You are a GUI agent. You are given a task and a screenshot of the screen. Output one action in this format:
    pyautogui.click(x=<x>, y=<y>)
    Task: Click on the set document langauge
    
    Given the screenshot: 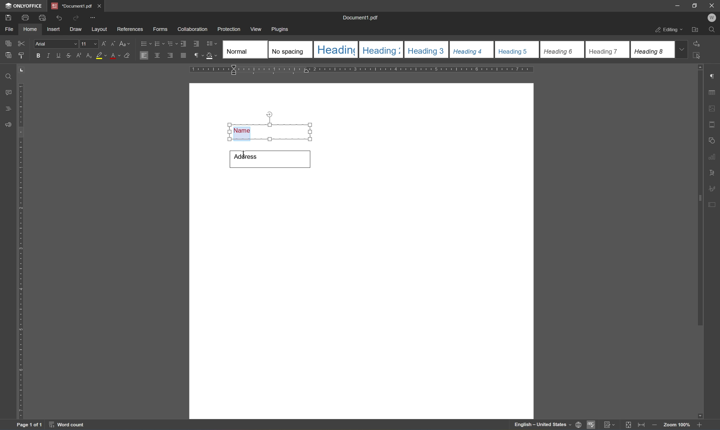 What is the action you would take?
    pyautogui.click(x=579, y=425)
    